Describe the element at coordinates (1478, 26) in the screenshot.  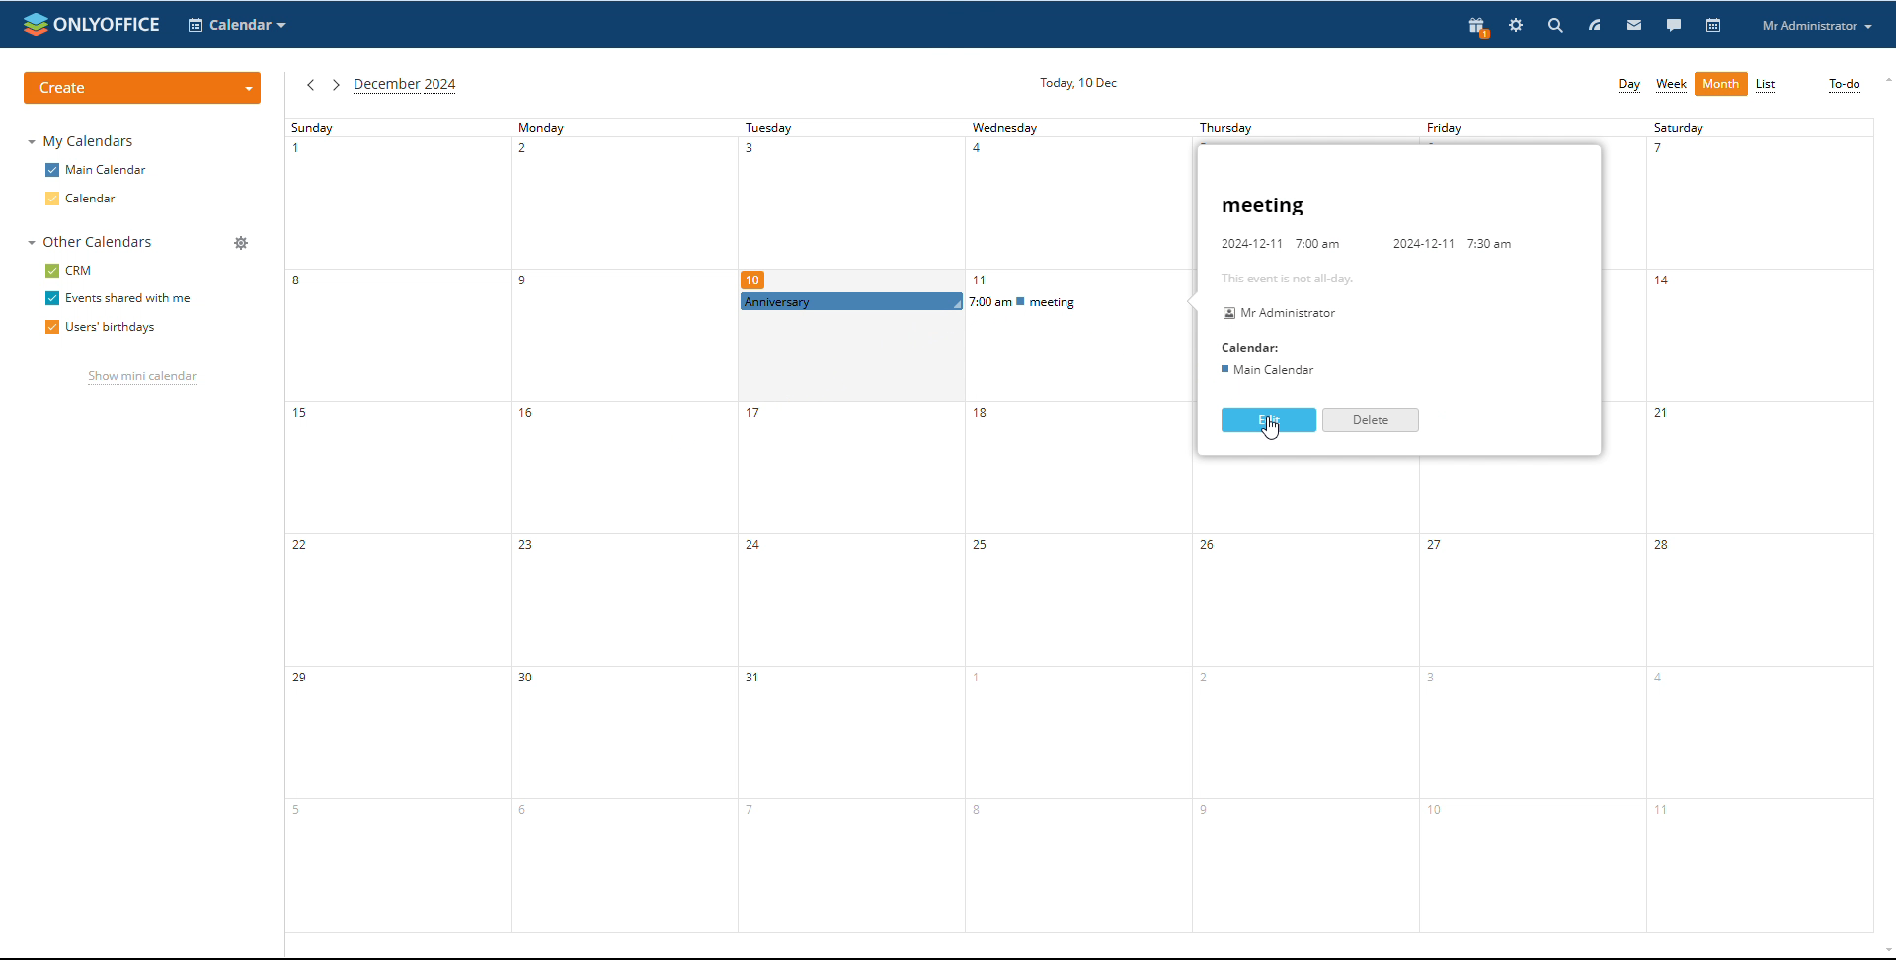
I see `present` at that location.